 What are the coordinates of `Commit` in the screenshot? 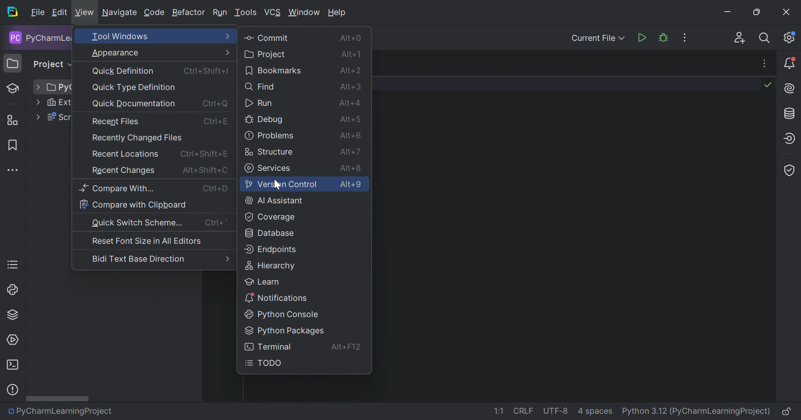 It's located at (266, 37).